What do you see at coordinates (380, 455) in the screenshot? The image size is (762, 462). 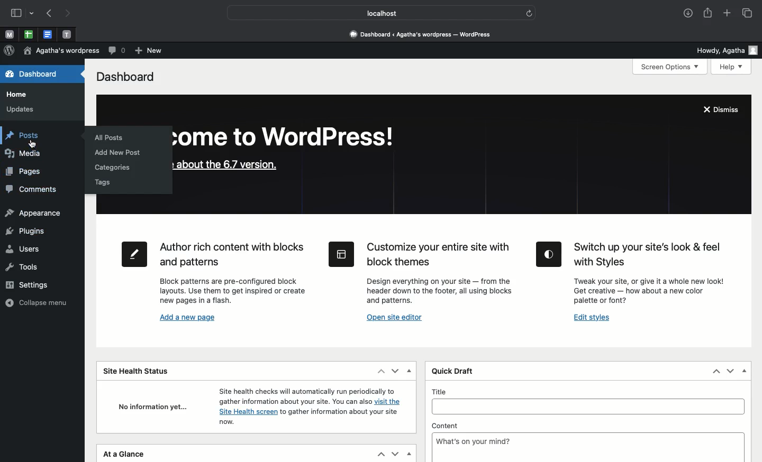 I see `Up` at bounding box center [380, 455].